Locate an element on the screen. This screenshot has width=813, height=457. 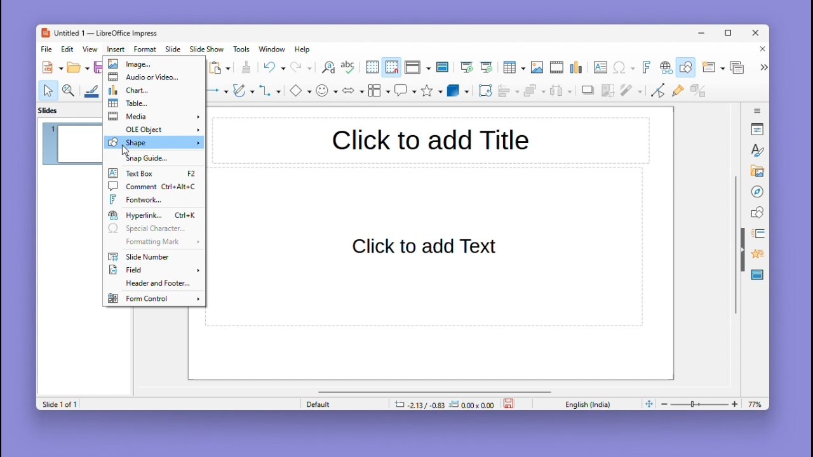
new is located at coordinates (53, 67).